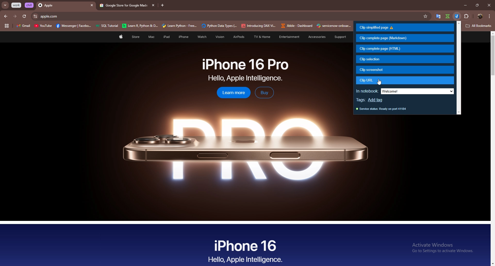  I want to click on Apple, so click(61, 6).